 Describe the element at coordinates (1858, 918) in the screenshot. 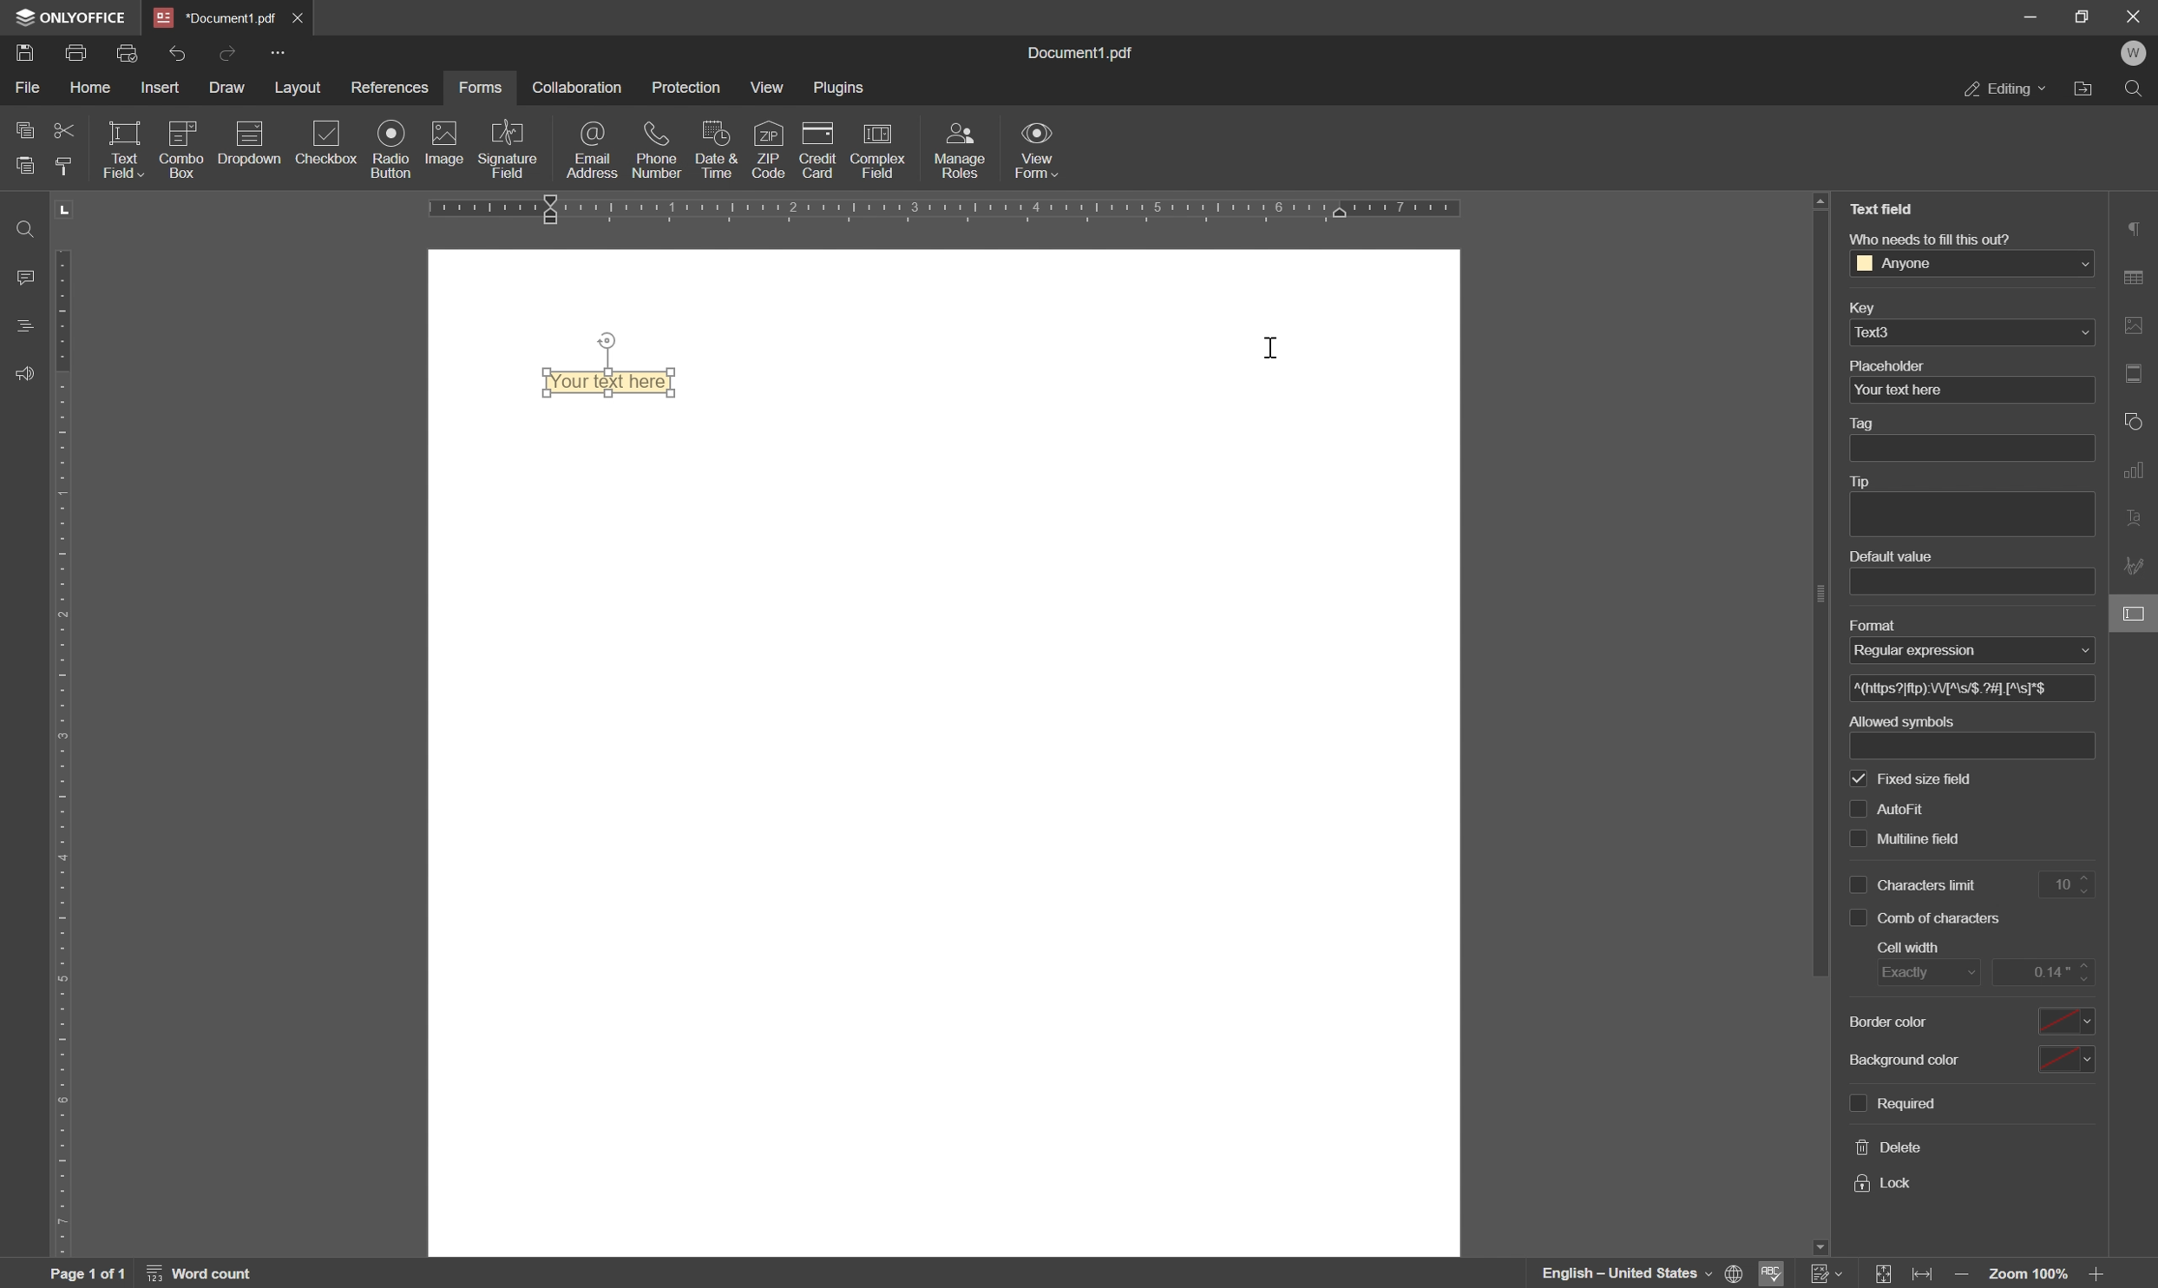

I see `check box` at that location.